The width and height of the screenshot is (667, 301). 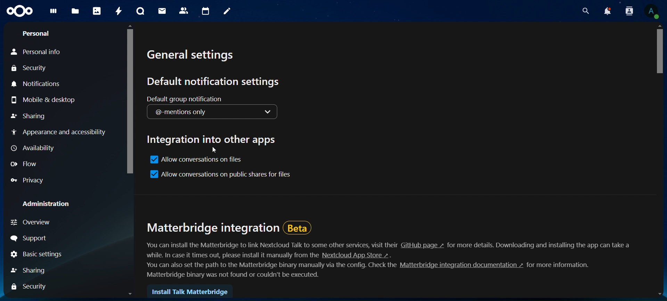 What do you see at coordinates (31, 116) in the screenshot?
I see `sharing` at bounding box center [31, 116].